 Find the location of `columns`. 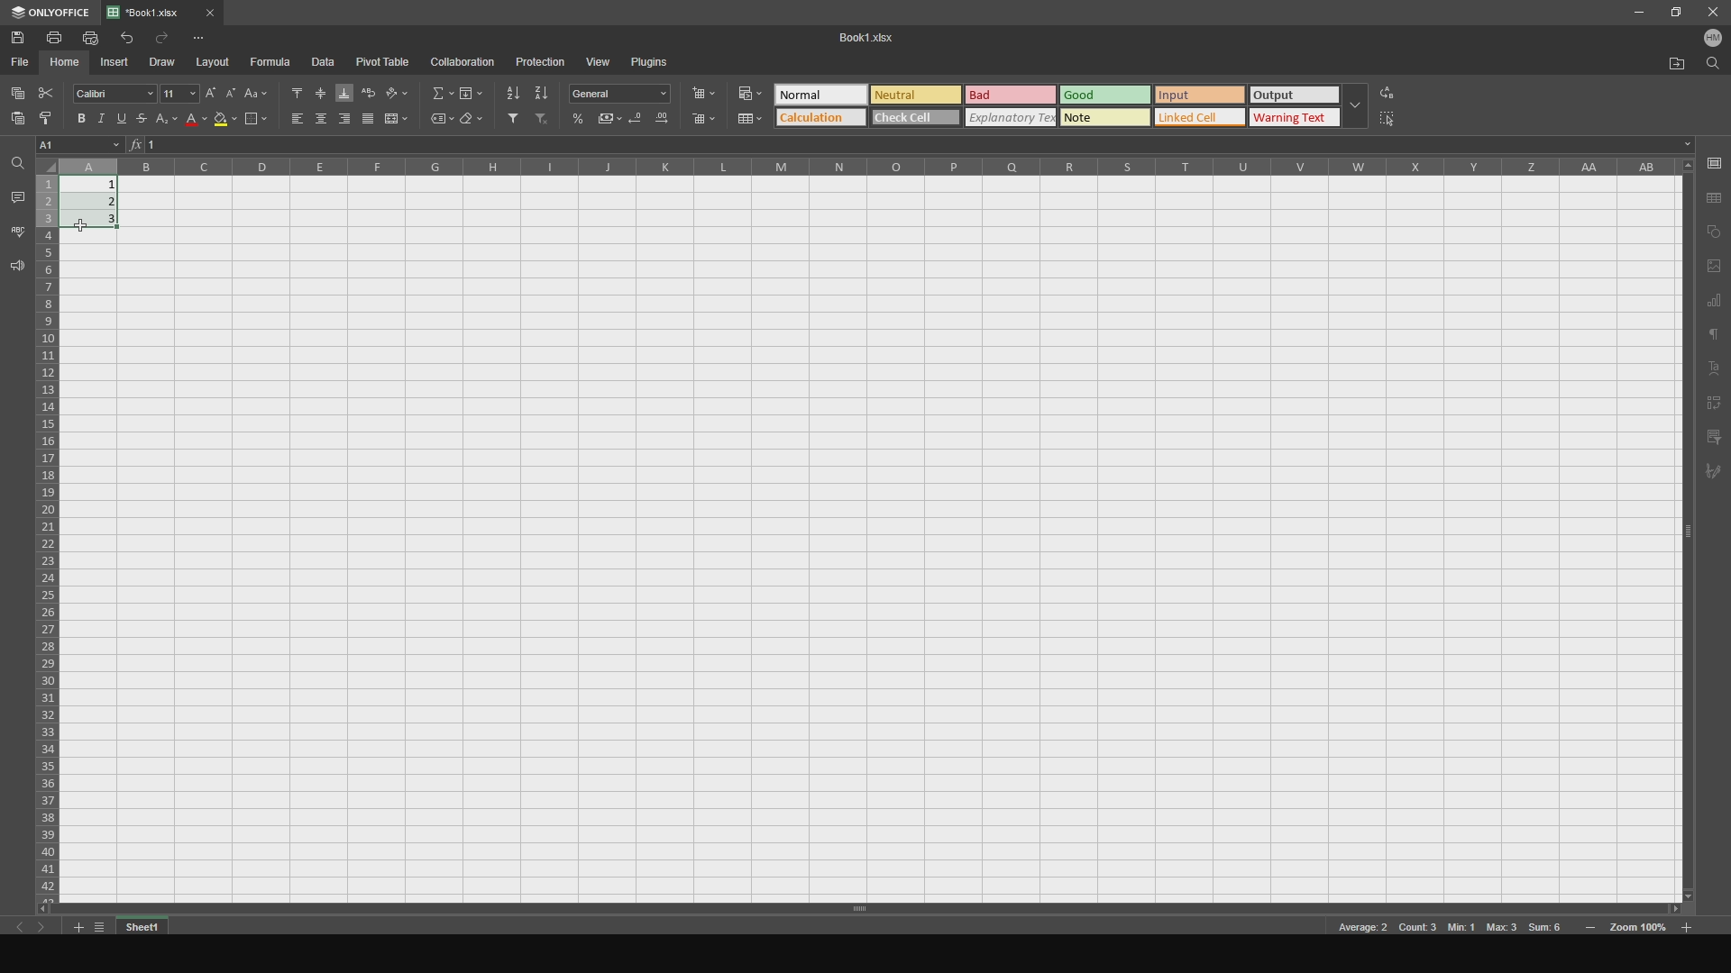

columns is located at coordinates (872, 166).